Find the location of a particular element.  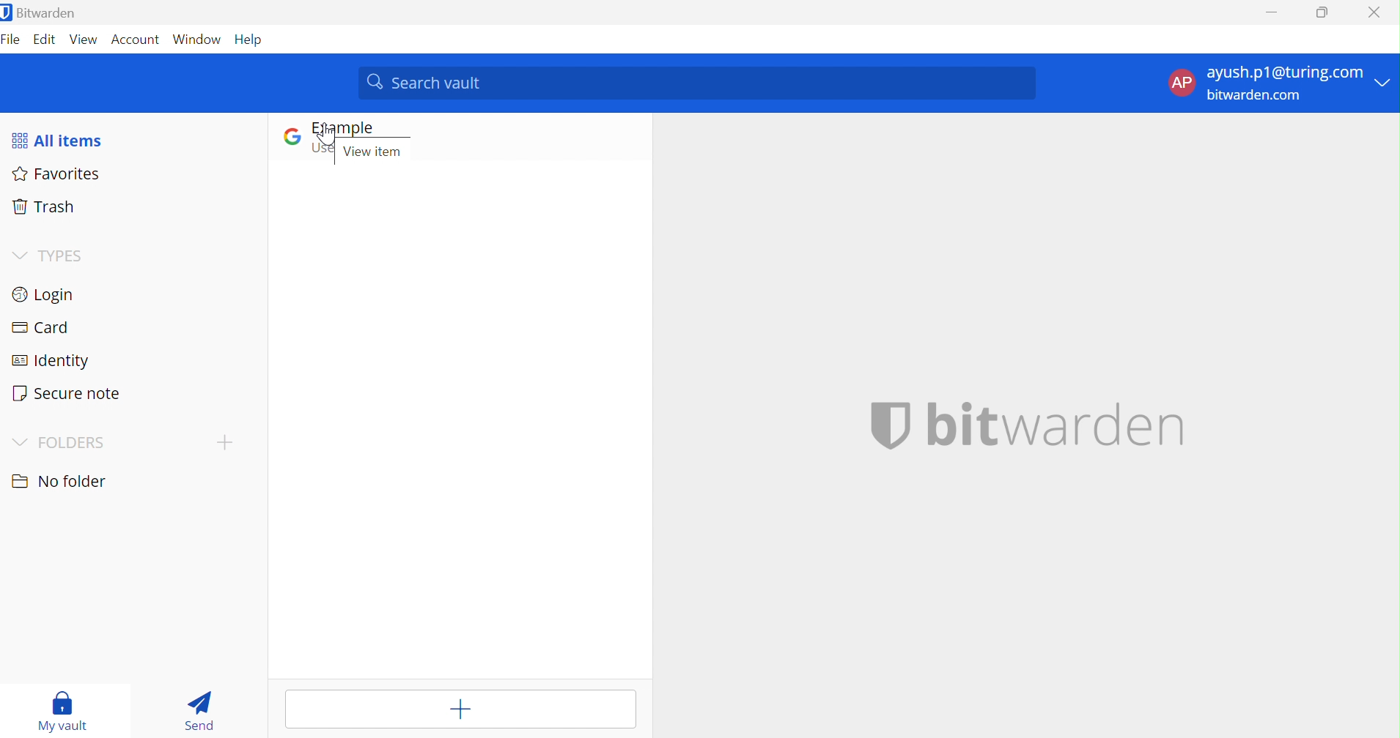

No folder is located at coordinates (57, 481).